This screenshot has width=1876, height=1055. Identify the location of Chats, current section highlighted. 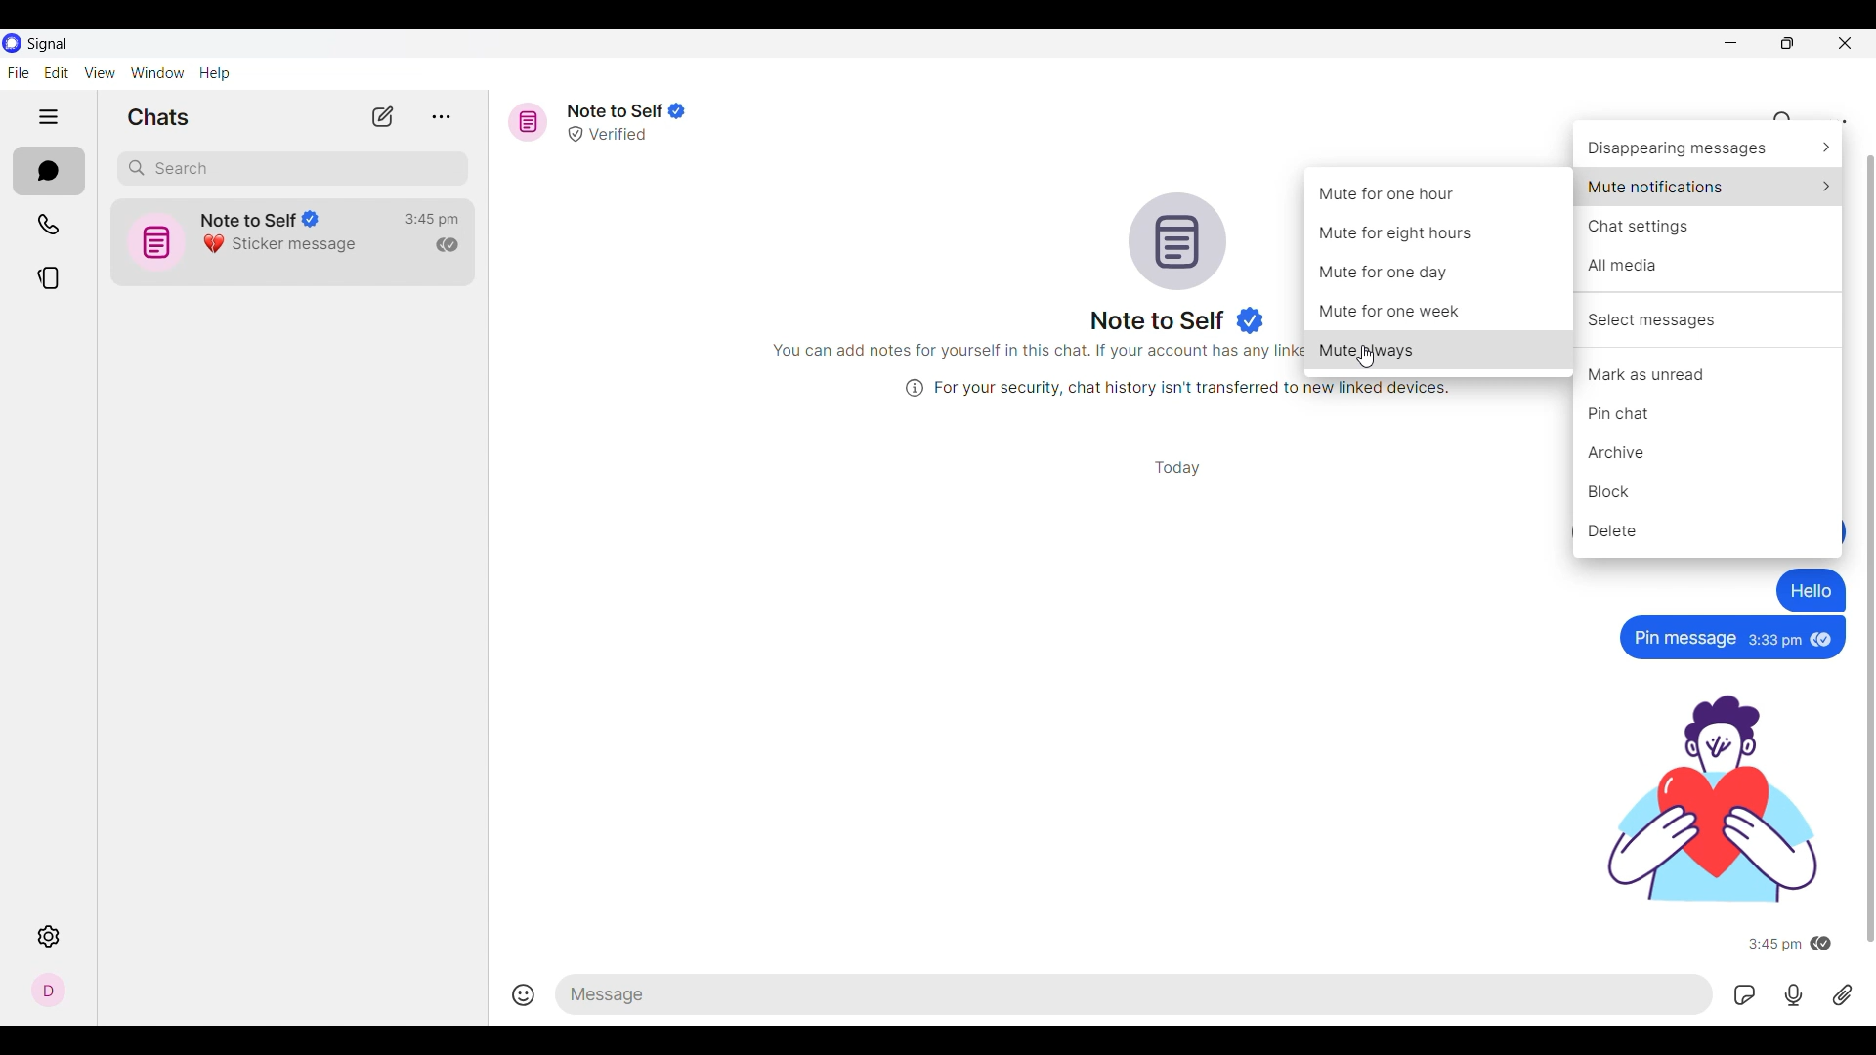
(50, 172).